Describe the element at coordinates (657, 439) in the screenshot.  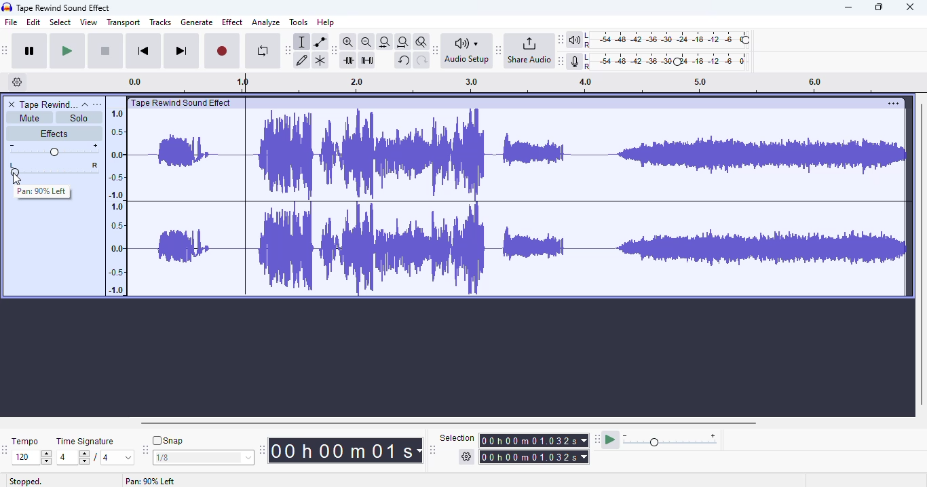
I see `audacity play-at-speed toolbar` at that location.